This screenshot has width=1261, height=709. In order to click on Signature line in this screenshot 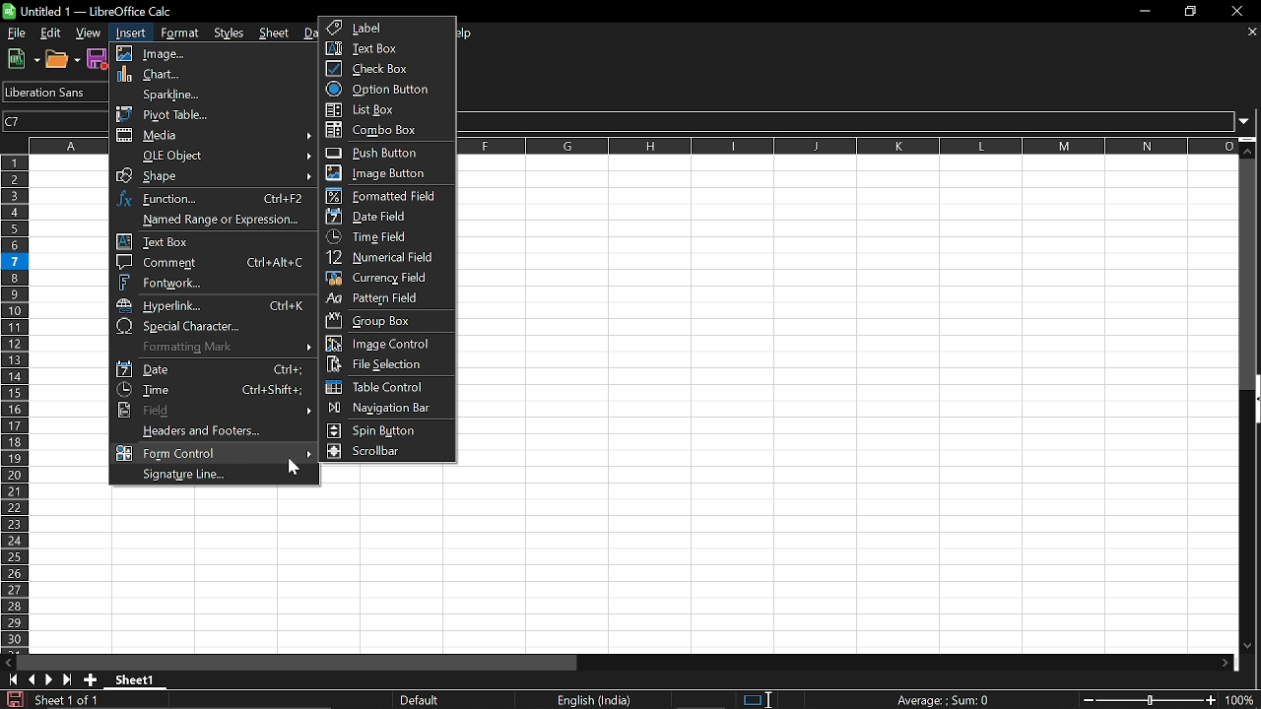, I will do `click(211, 476)`.